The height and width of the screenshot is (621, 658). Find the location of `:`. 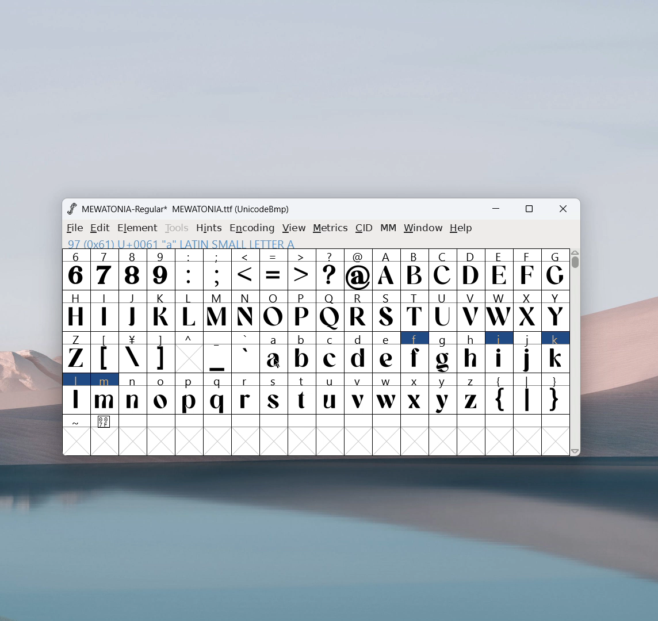

: is located at coordinates (189, 270).